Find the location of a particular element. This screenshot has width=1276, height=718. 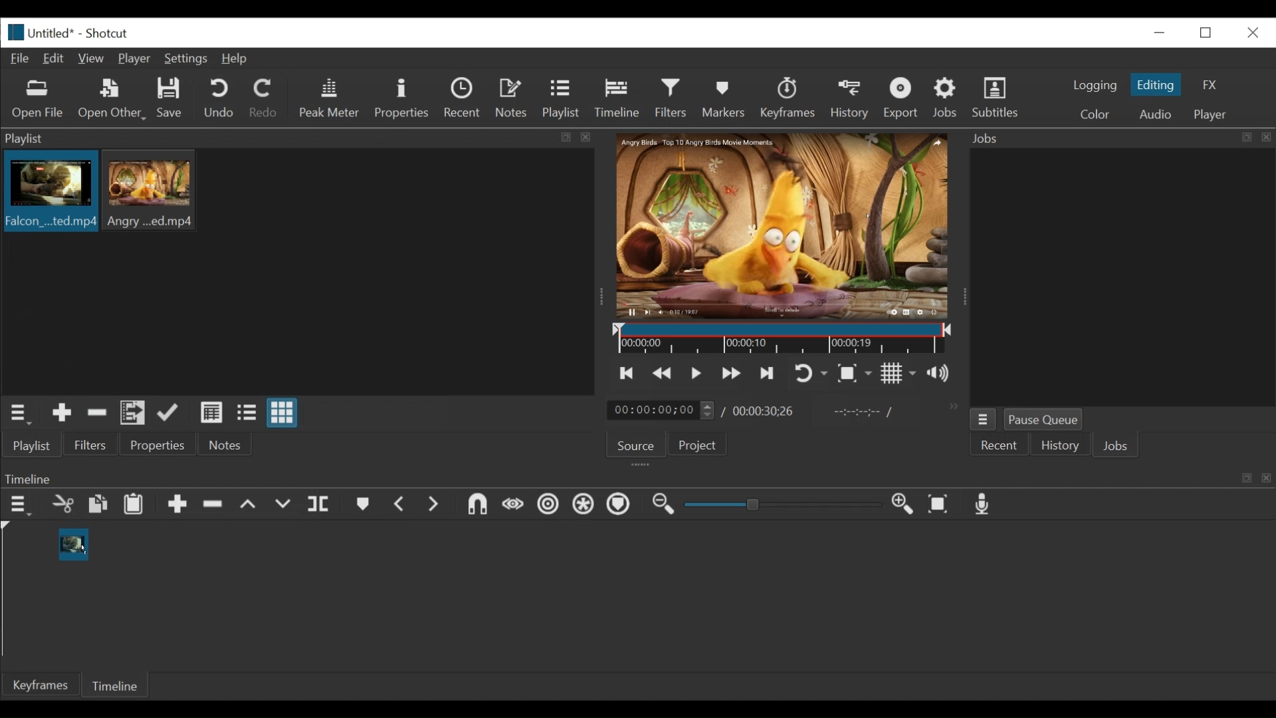

minimize is located at coordinates (1159, 32).